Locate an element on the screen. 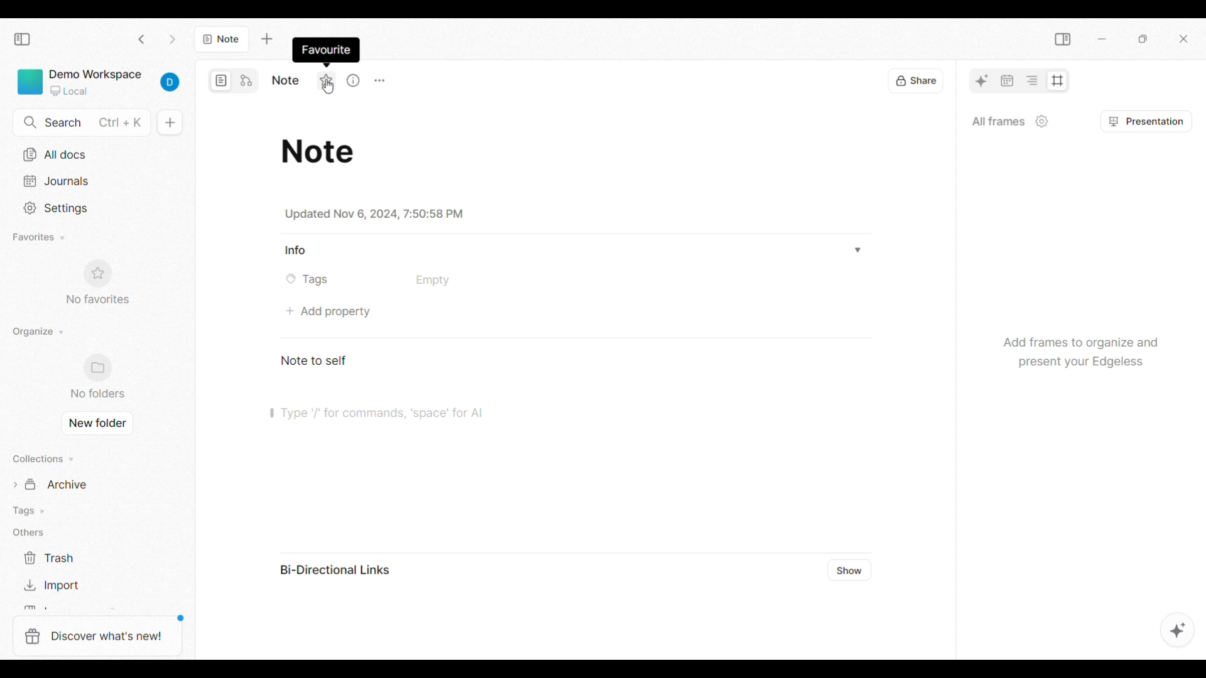 The image size is (1206, 678). Import folder is located at coordinates (81, 584).